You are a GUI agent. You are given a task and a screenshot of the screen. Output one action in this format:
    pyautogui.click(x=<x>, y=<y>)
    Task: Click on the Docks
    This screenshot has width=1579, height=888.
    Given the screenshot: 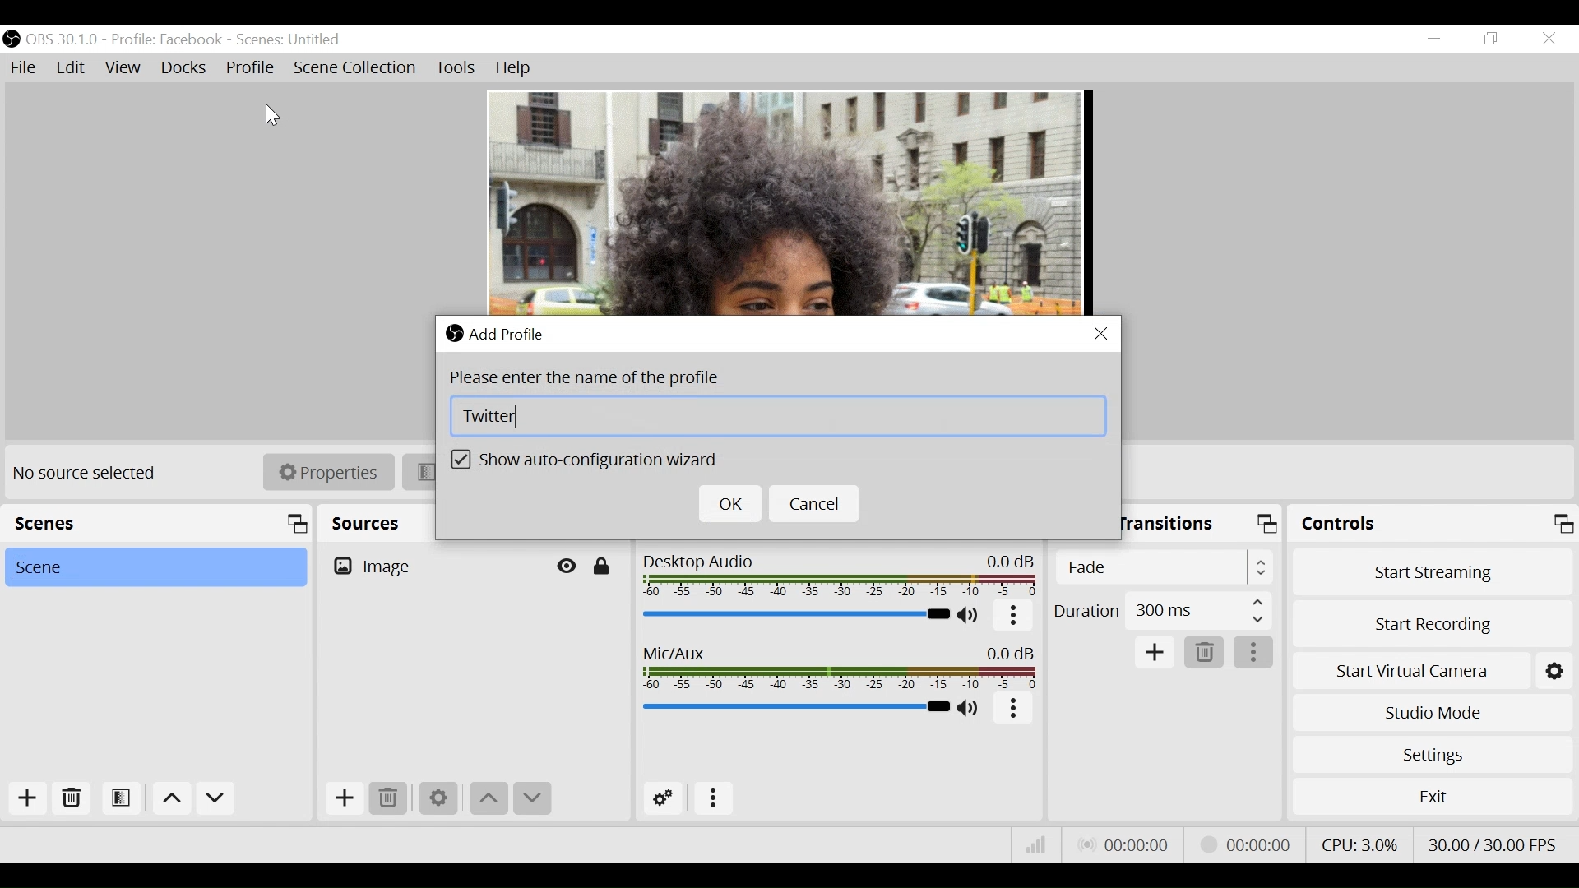 What is the action you would take?
    pyautogui.click(x=183, y=68)
    